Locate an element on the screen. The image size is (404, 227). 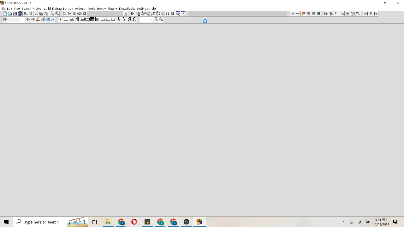
Replace is located at coordinates (57, 14).